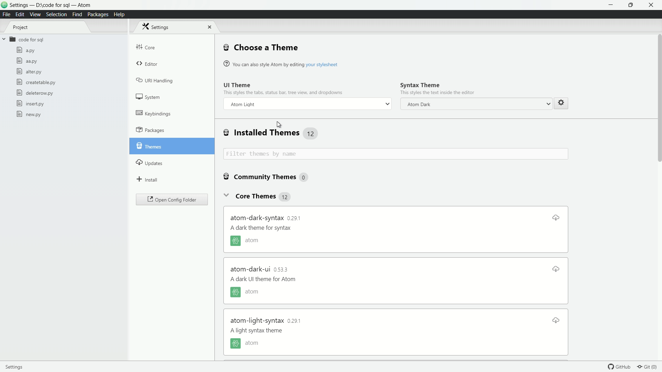  What do you see at coordinates (36, 83) in the screenshot?
I see `createtable.py file` at bounding box center [36, 83].